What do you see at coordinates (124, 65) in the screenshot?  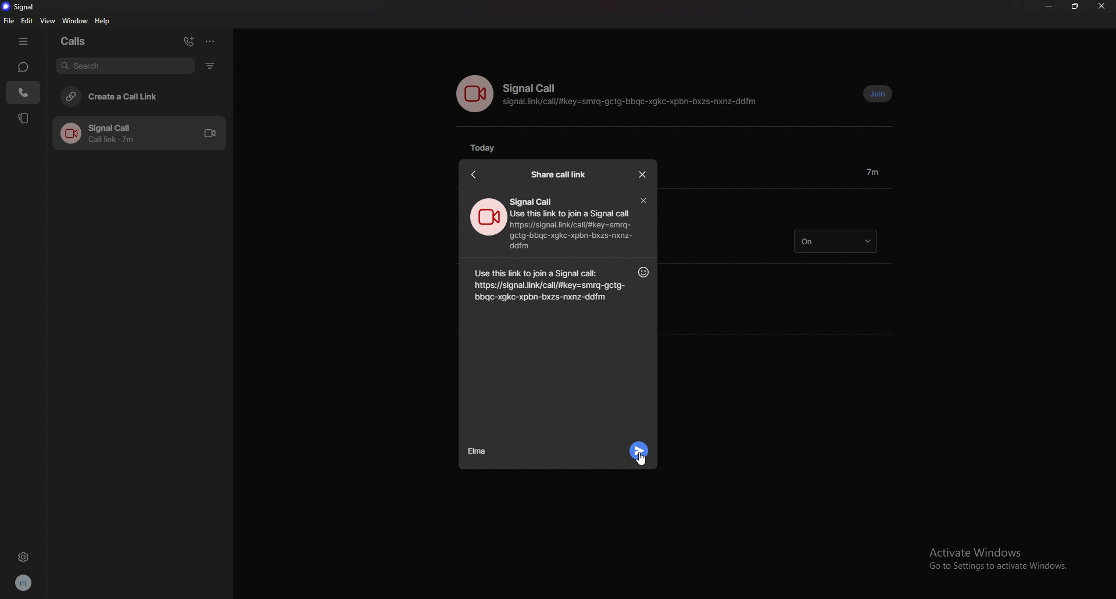 I see `search` at bounding box center [124, 65].